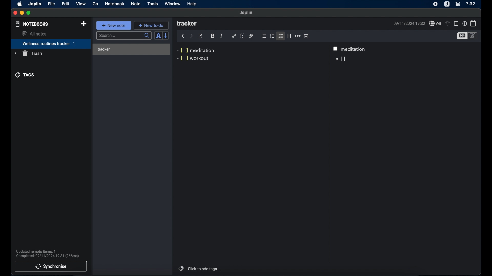 This screenshot has height=276, width=492. What do you see at coordinates (306, 36) in the screenshot?
I see `insert time` at bounding box center [306, 36].